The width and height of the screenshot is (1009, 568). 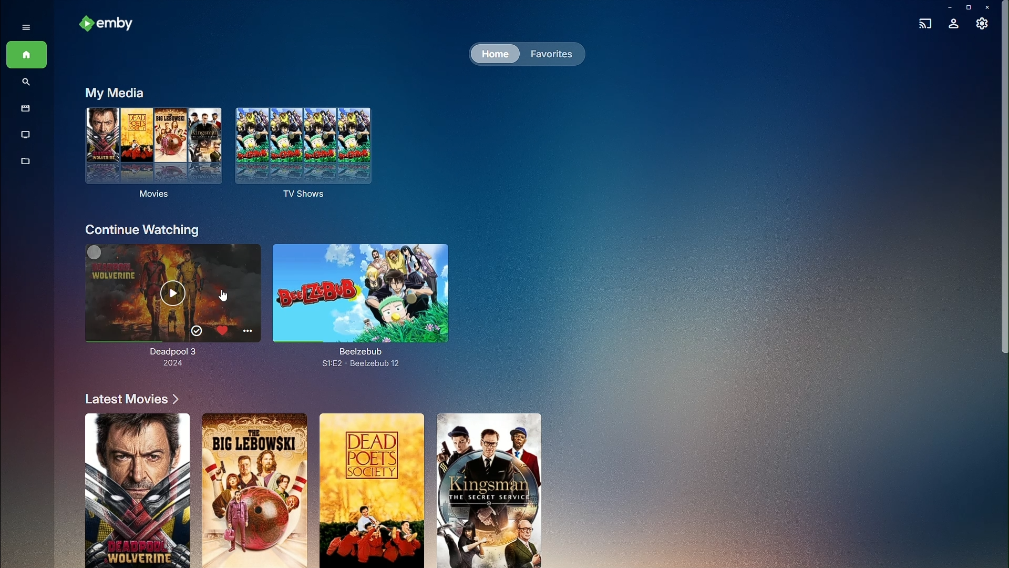 What do you see at coordinates (989, 7) in the screenshot?
I see `Close` at bounding box center [989, 7].